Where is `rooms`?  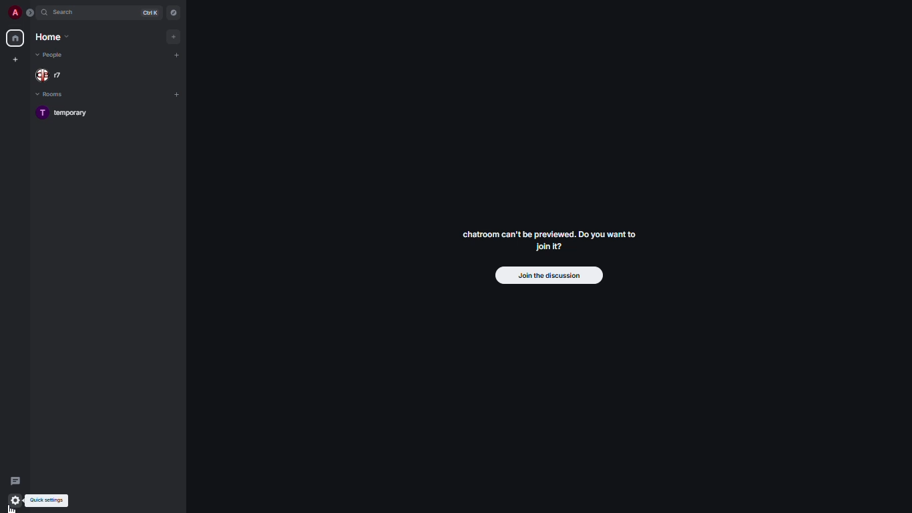
rooms is located at coordinates (55, 94).